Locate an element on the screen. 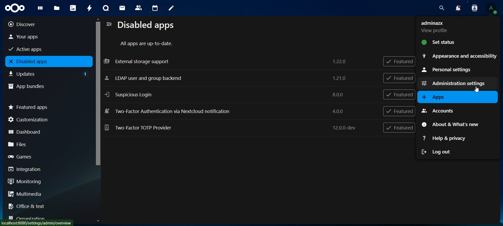 Image resolution: width=503 pixels, height=226 pixels. all apps are up to date is located at coordinates (147, 44).